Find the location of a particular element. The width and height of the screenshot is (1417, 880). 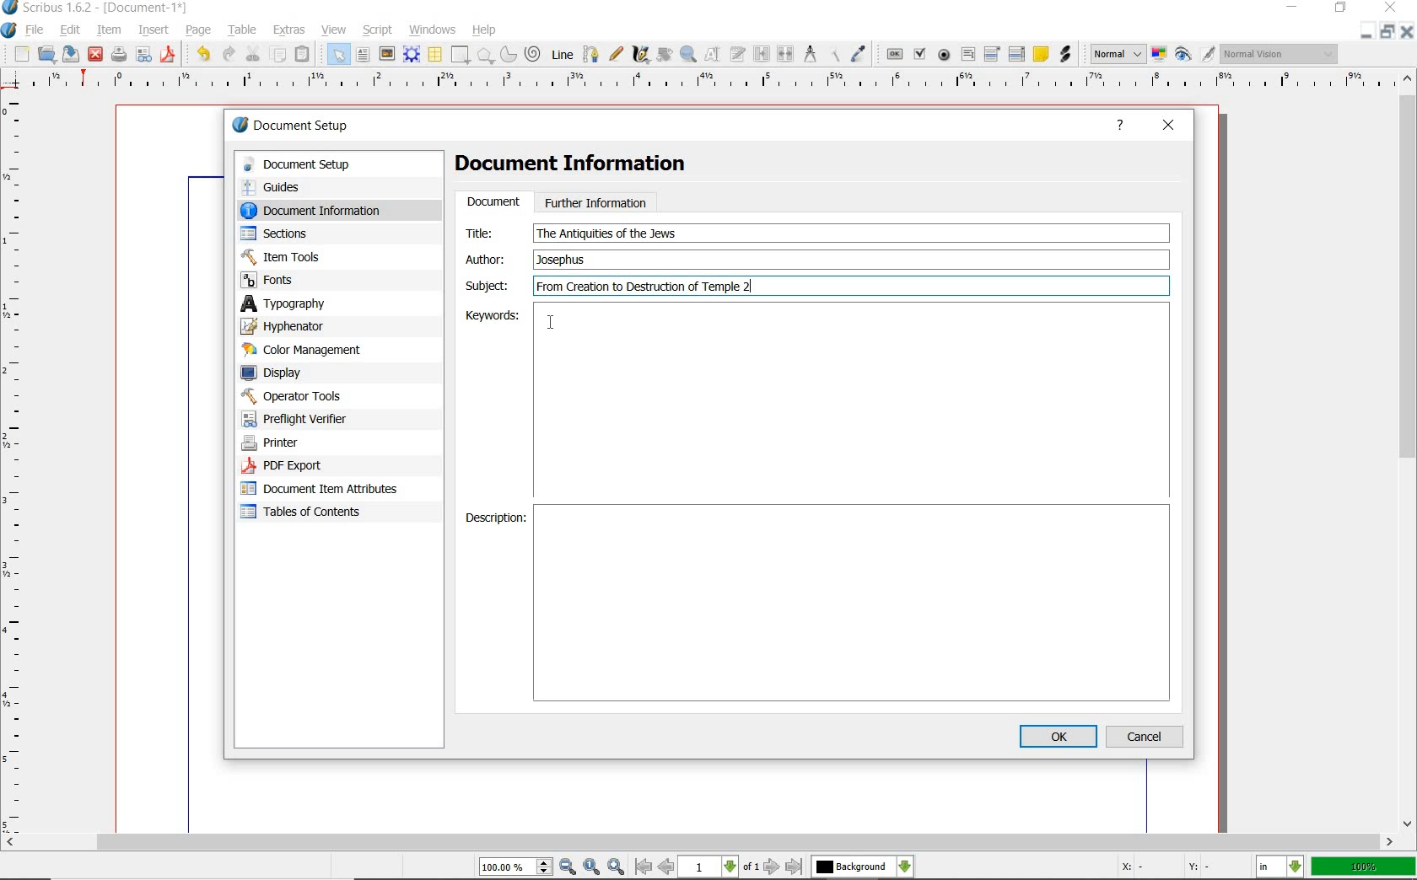

select the current layer is located at coordinates (863, 867).